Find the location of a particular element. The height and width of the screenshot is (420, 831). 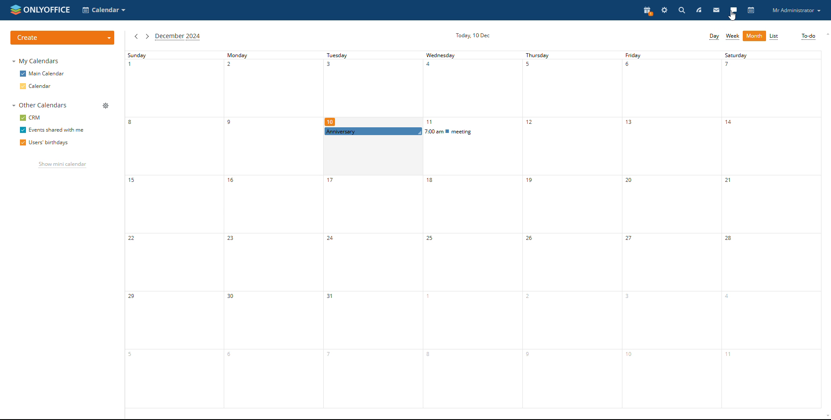

present is located at coordinates (646, 11).